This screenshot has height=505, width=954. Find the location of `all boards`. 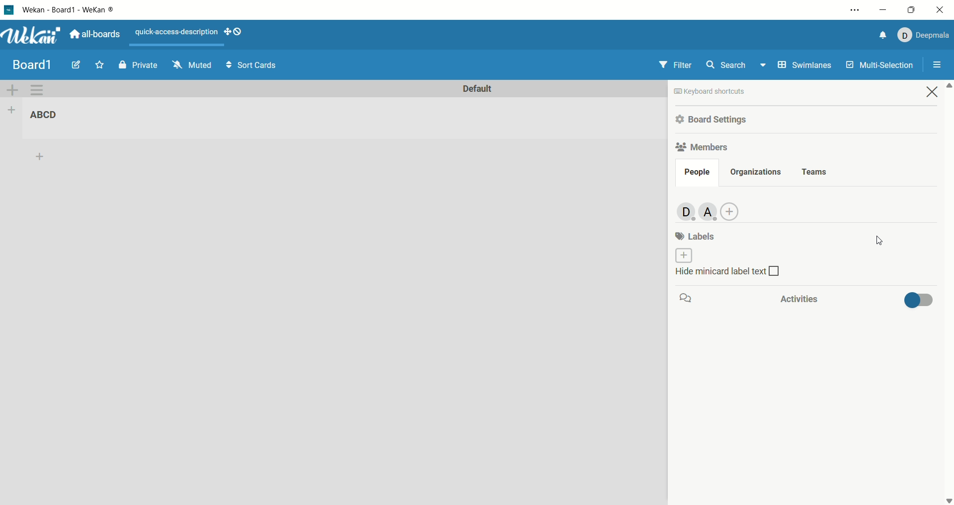

all boards is located at coordinates (94, 34).